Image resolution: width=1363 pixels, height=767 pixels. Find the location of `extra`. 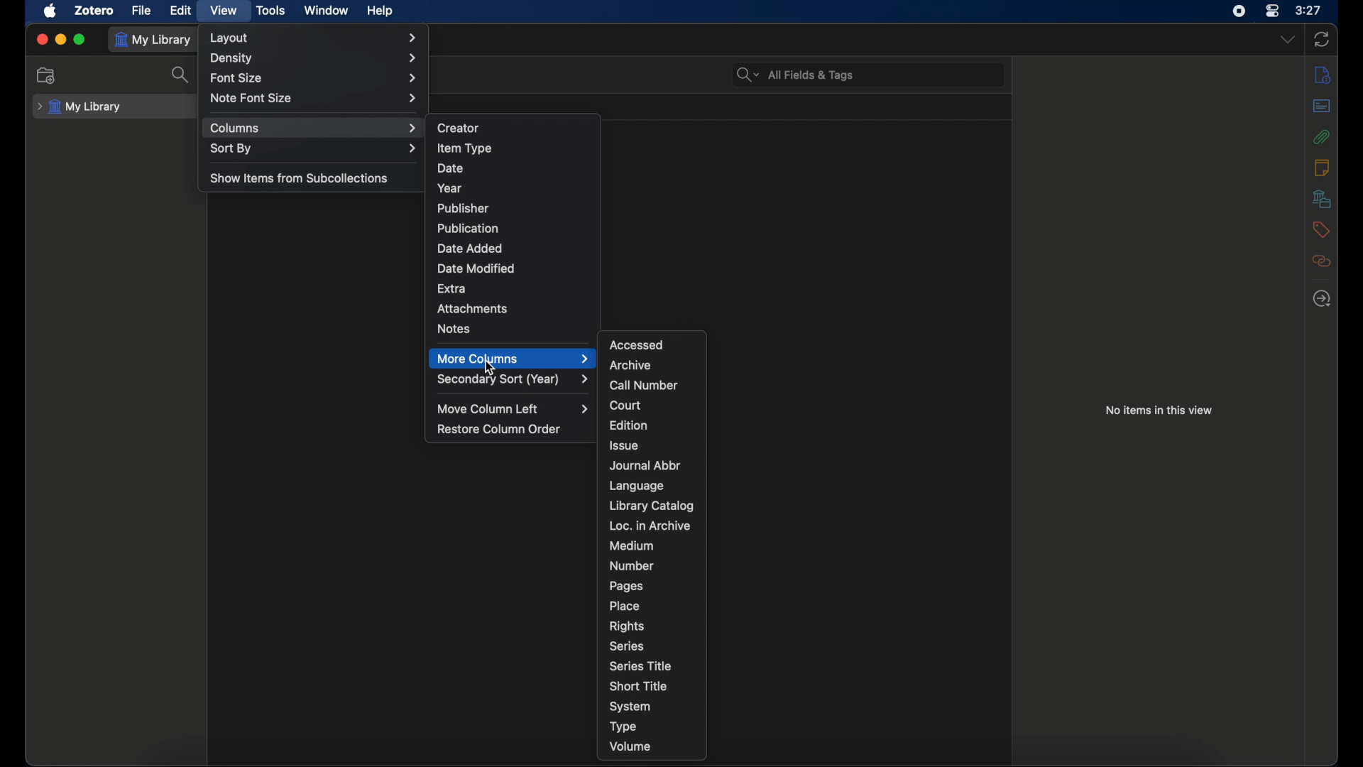

extra is located at coordinates (453, 287).